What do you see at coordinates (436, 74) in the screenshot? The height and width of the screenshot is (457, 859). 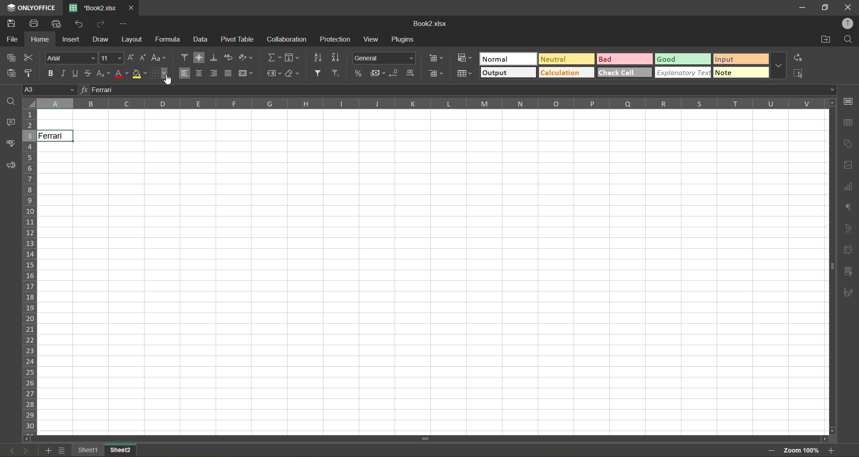 I see `delete cells` at bounding box center [436, 74].